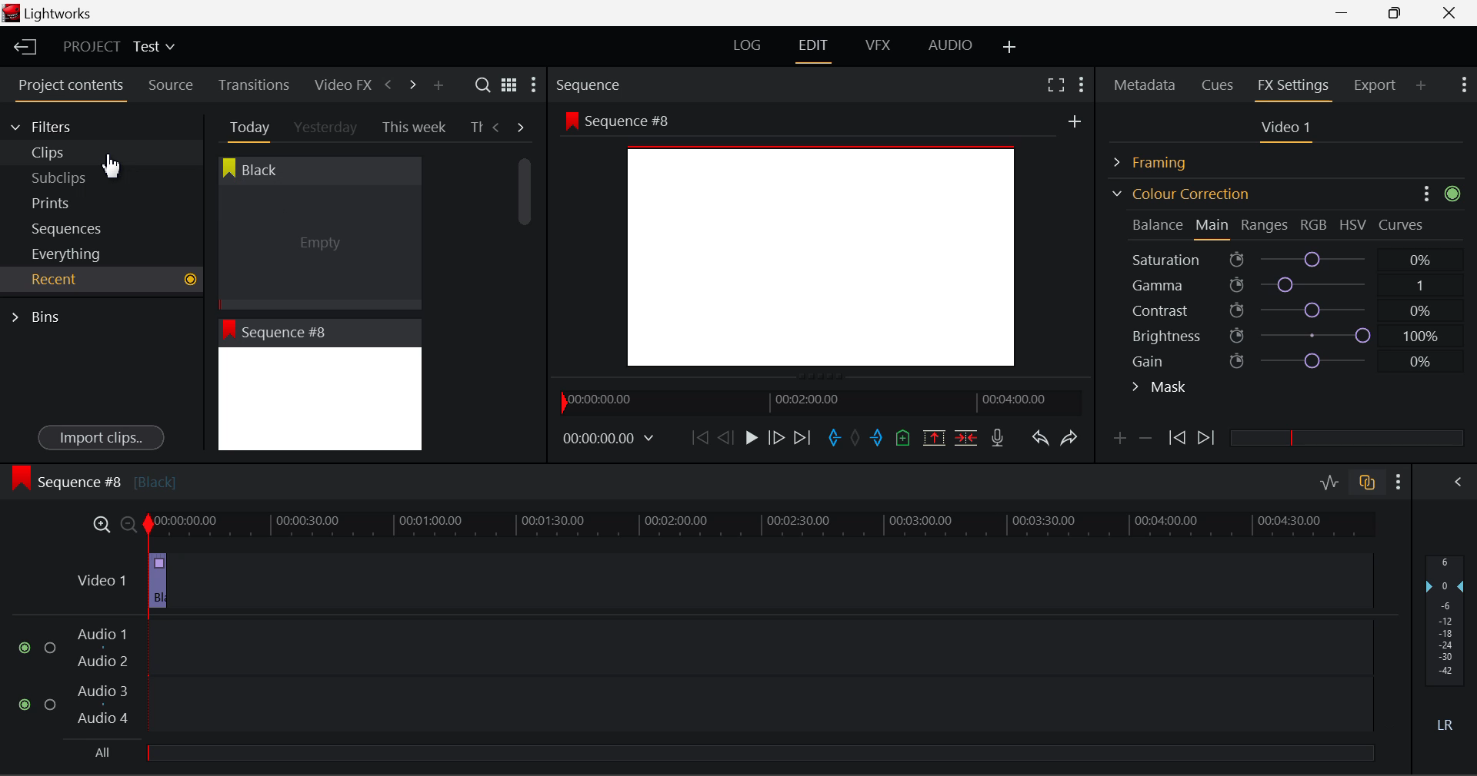 The width and height of the screenshot is (1477, 776). I want to click on This week Tab, so click(412, 128).